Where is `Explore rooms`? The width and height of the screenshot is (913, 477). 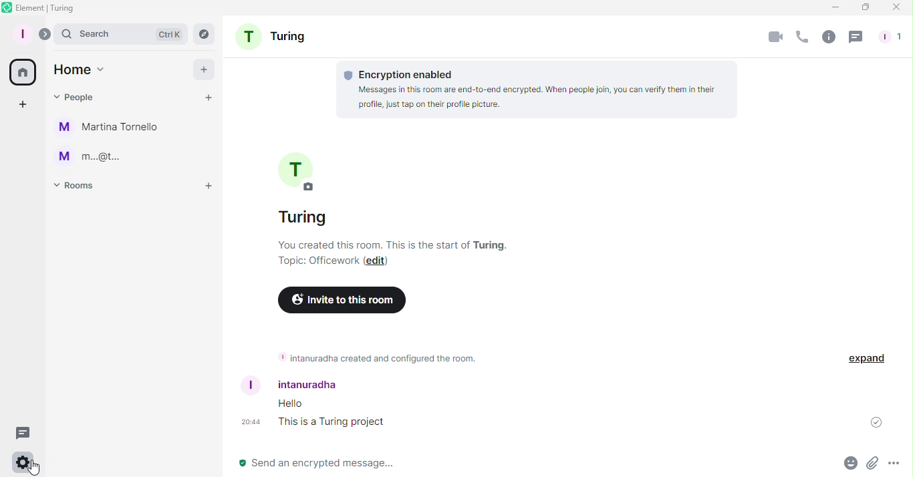
Explore rooms is located at coordinates (202, 35).